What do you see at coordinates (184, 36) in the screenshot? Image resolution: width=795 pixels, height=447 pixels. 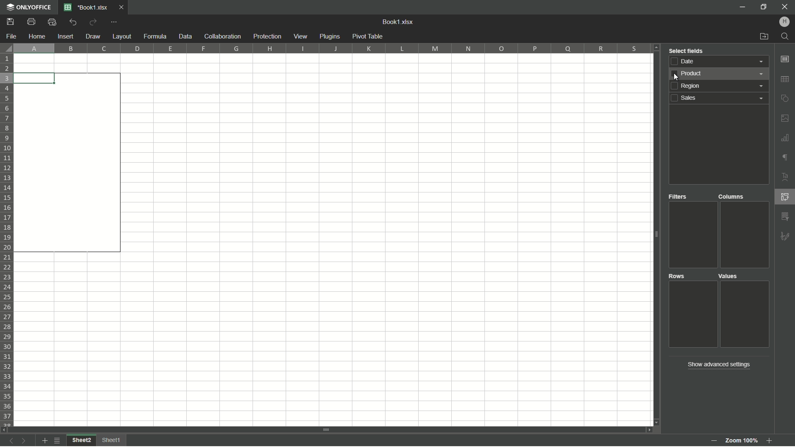 I see `Data` at bounding box center [184, 36].